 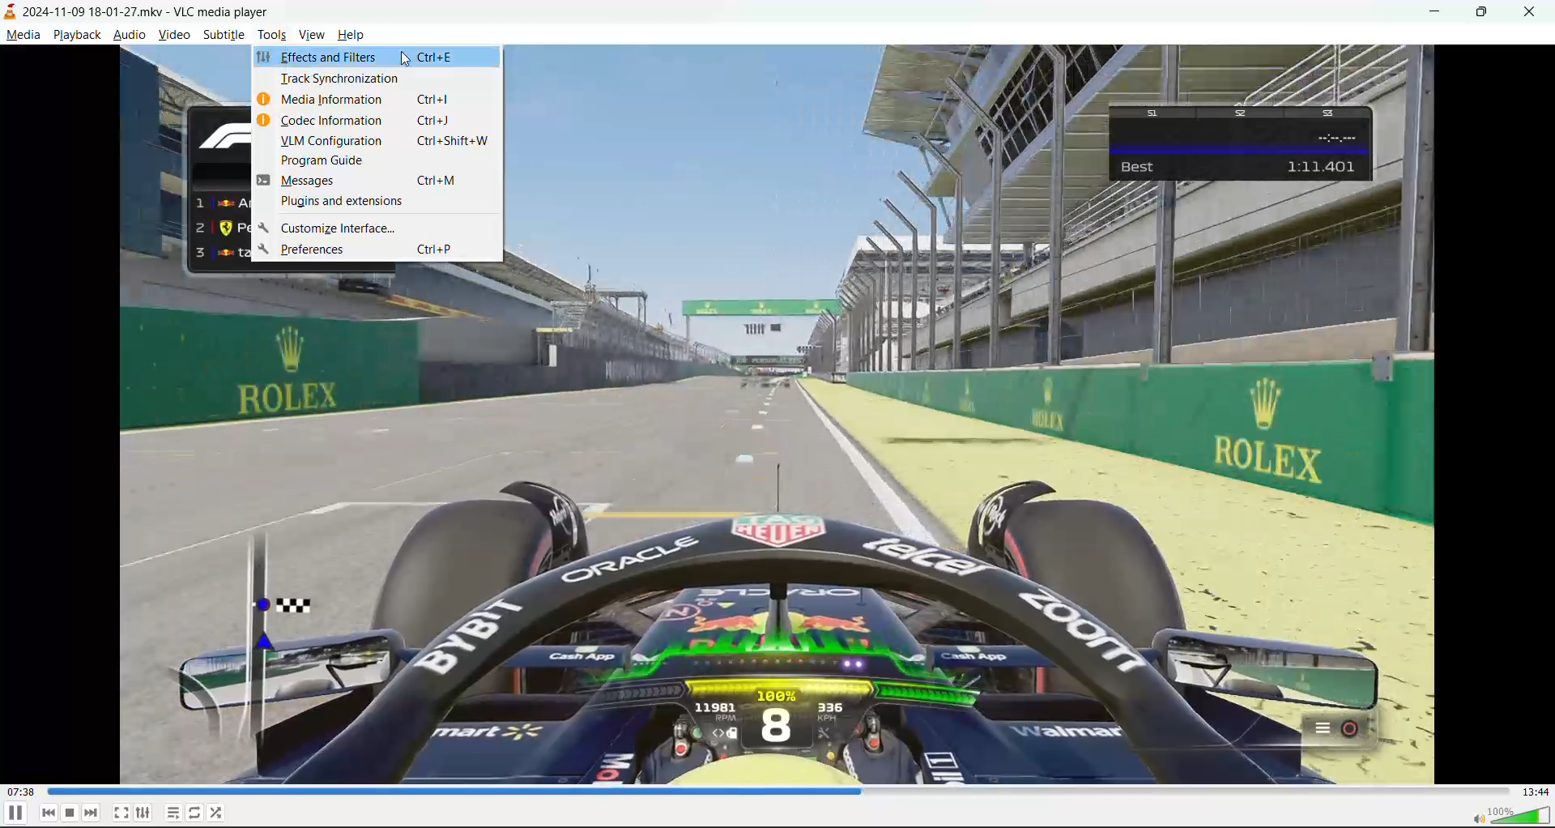 What do you see at coordinates (1434, 14) in the screenshot?
I see `minimize` at bounding box center [1434, 14].